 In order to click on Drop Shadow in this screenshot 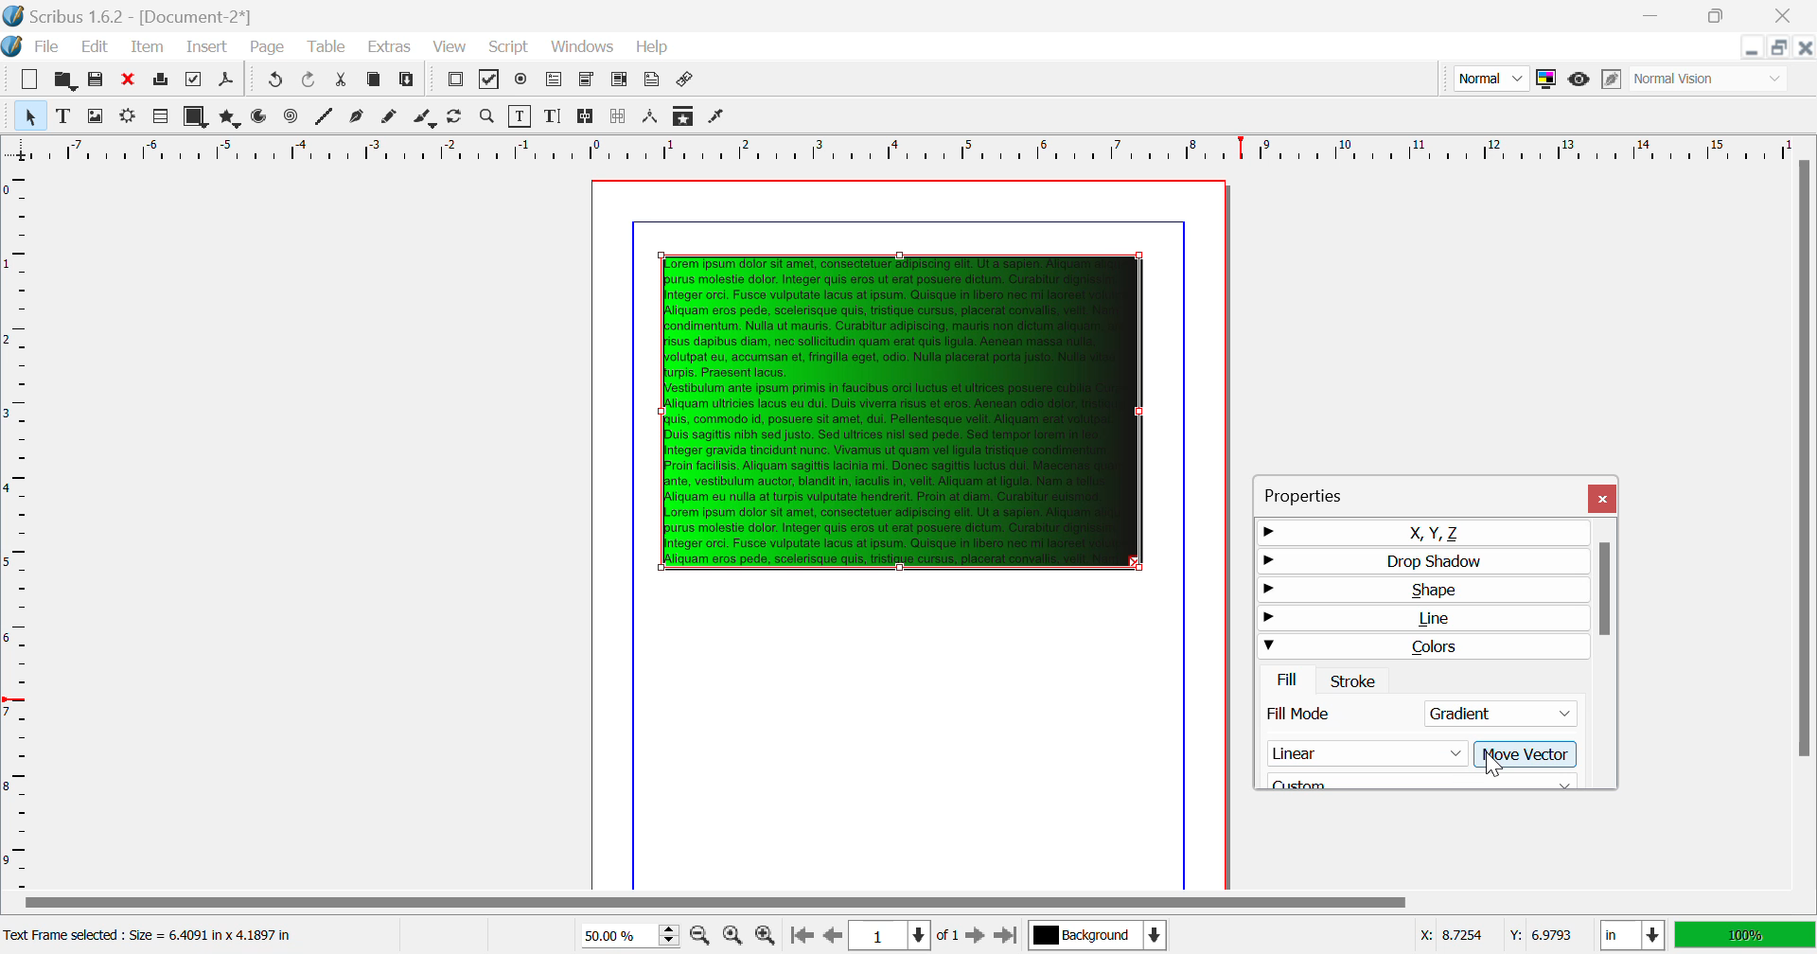, I will do `click(1420, 559)`.